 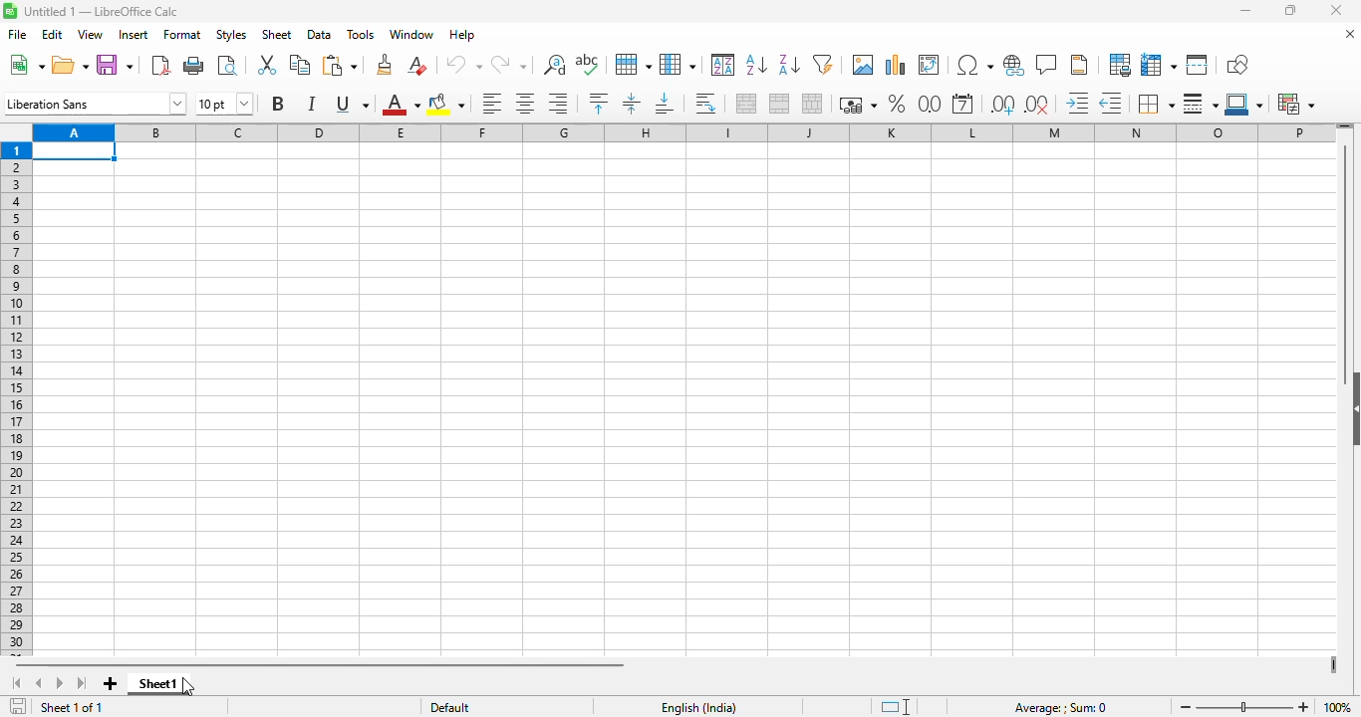 I want to click on data, so click(x=319, y=34).